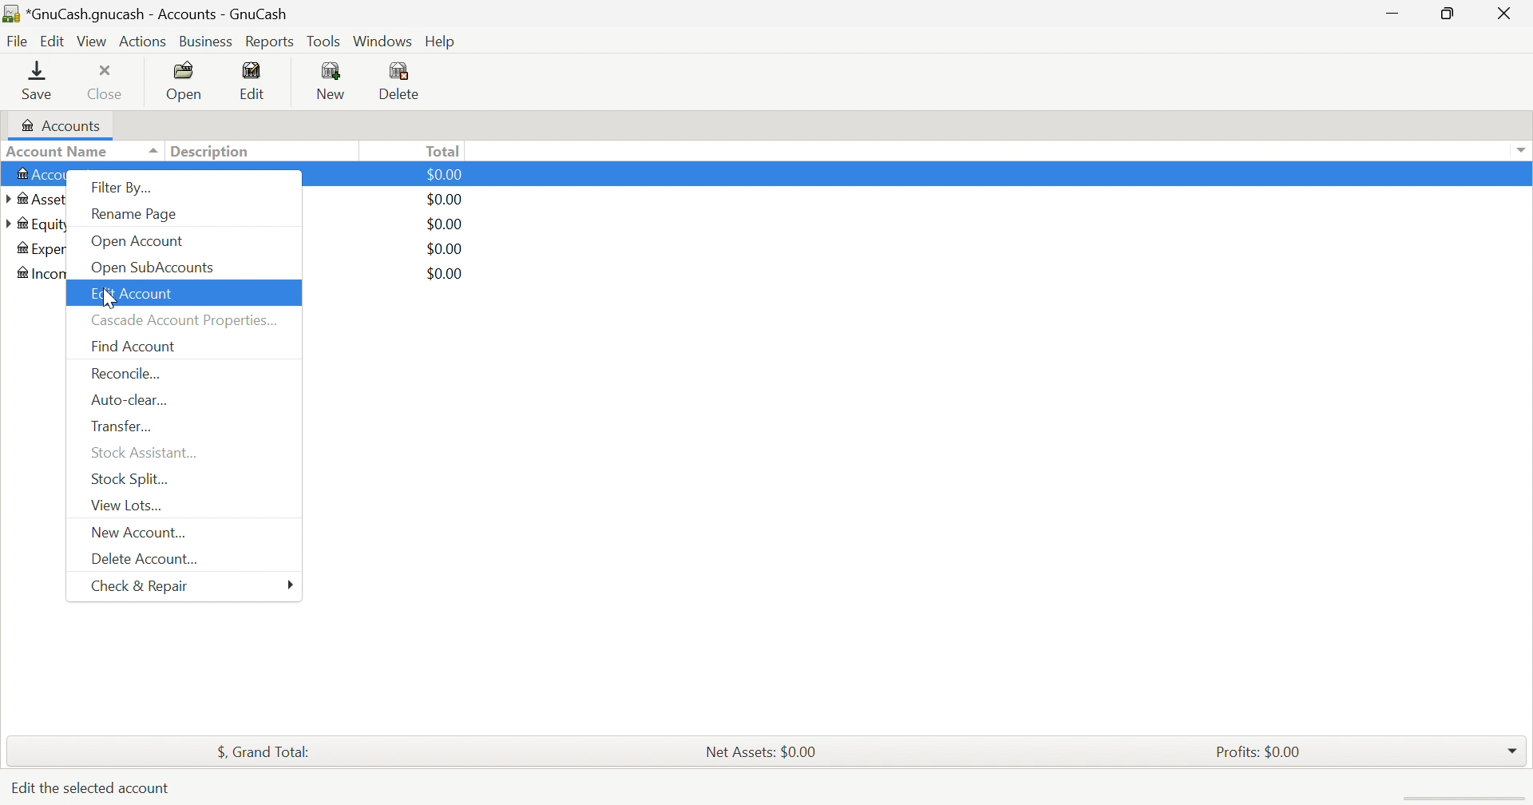 This screenshot has height=805, width=1533. I want to click on Stock Assistant..., so click(147, 453).